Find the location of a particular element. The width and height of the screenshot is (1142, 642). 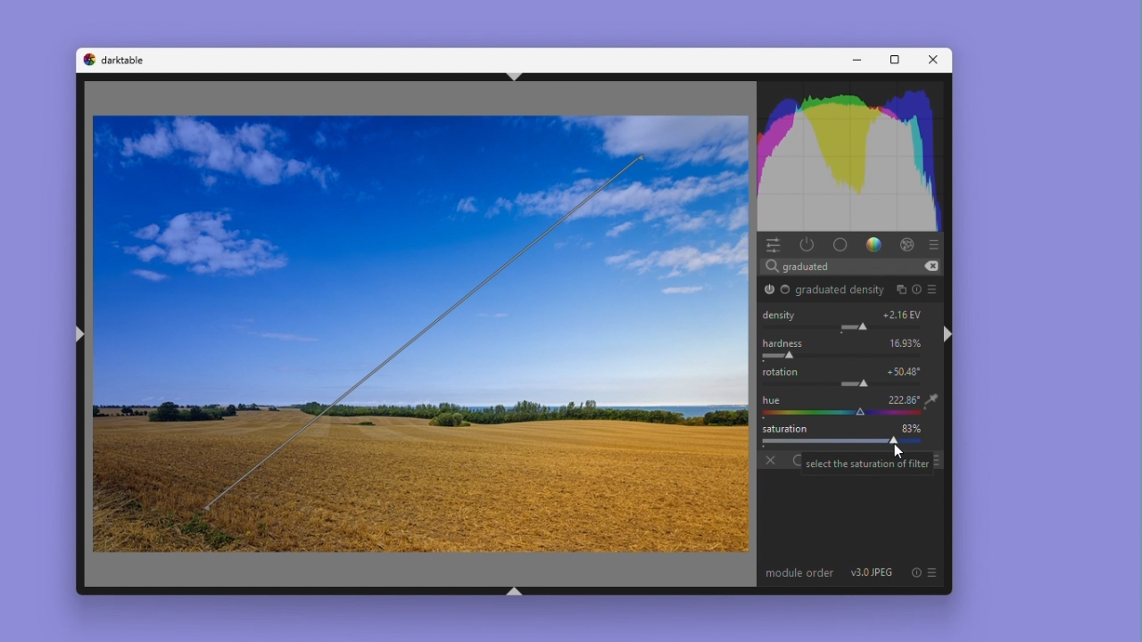

Saturation is located at coordinates (783, 429).